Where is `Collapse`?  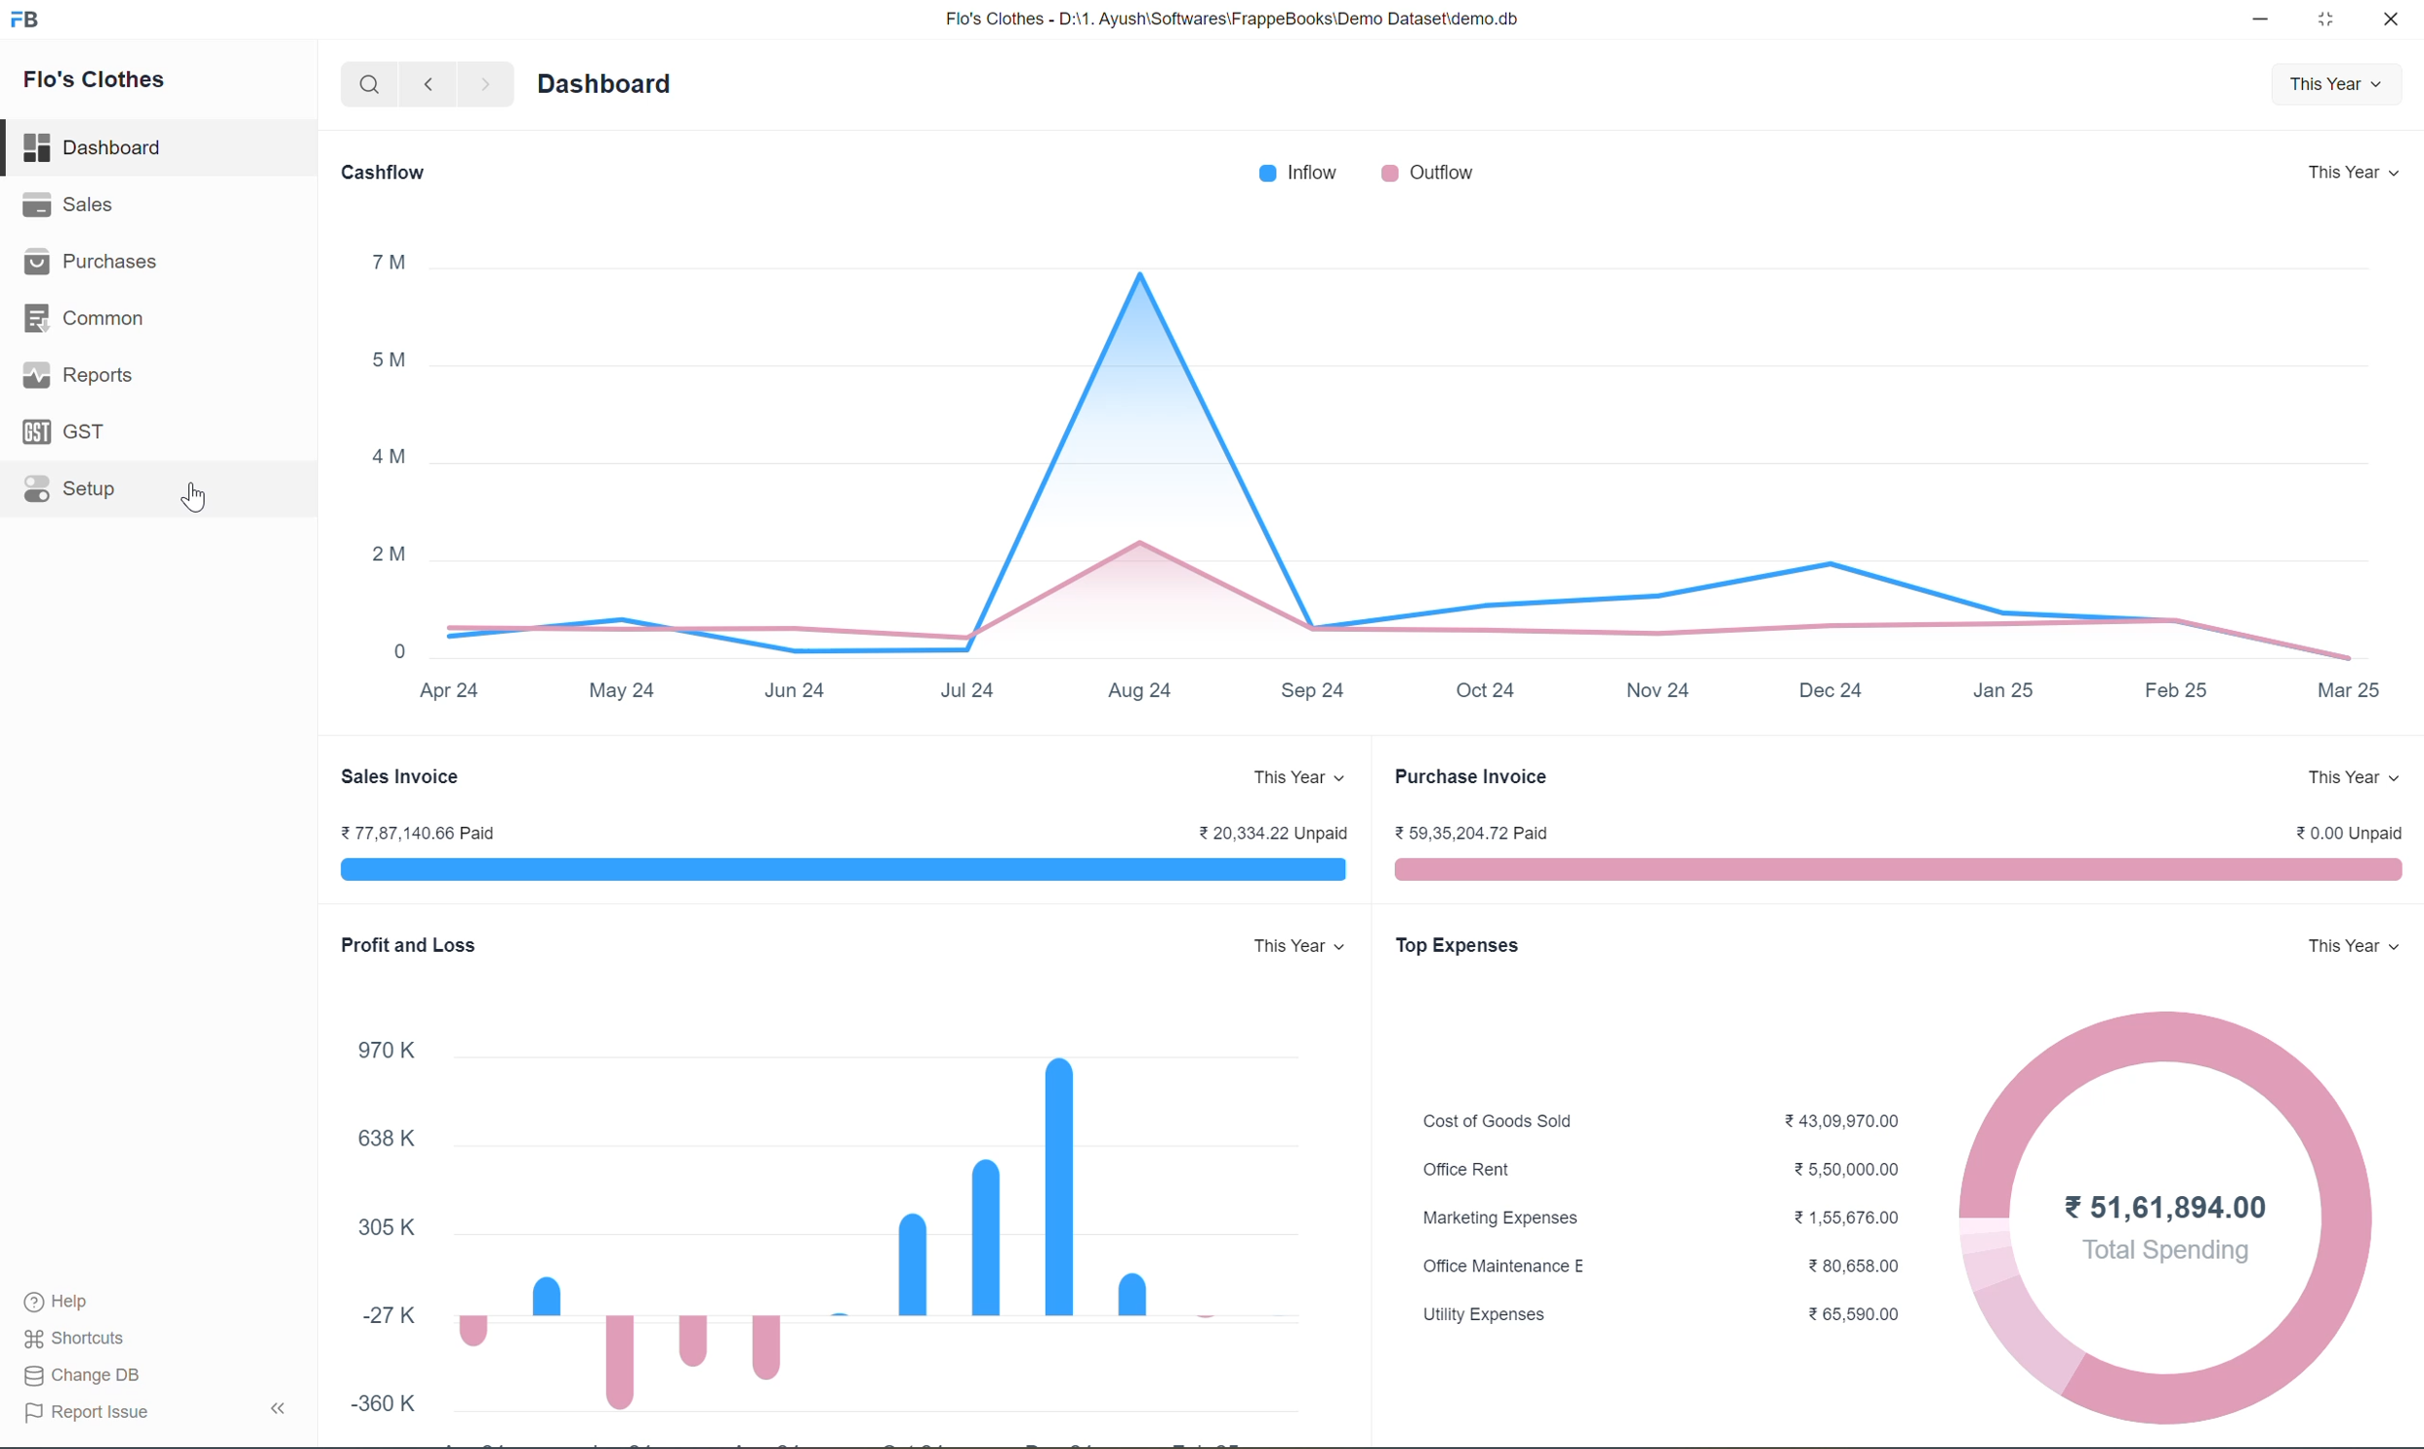 Collapse is located at coordinates (281, 1405).